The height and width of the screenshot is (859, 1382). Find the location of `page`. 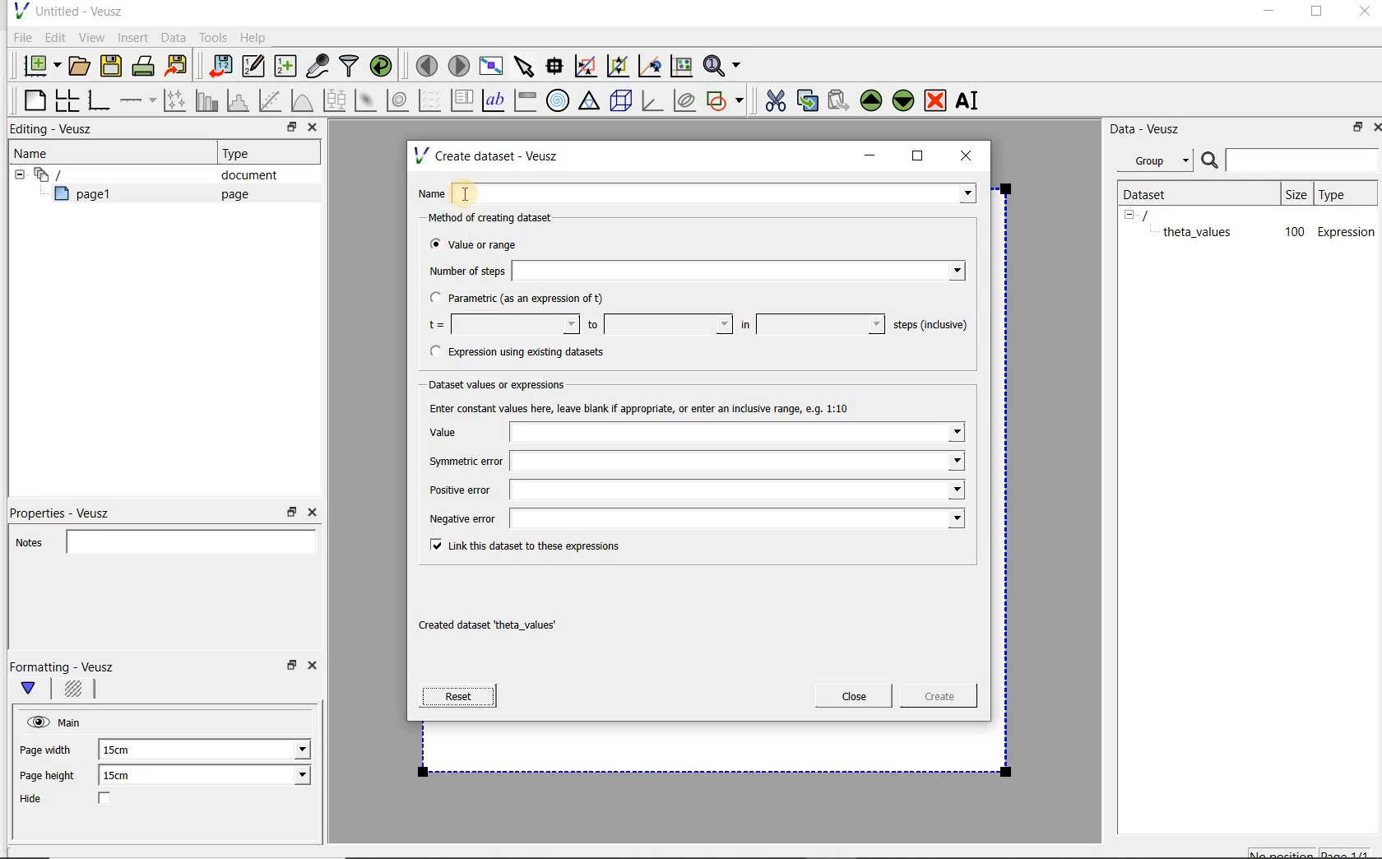

page is located at coordinates (231, 194).